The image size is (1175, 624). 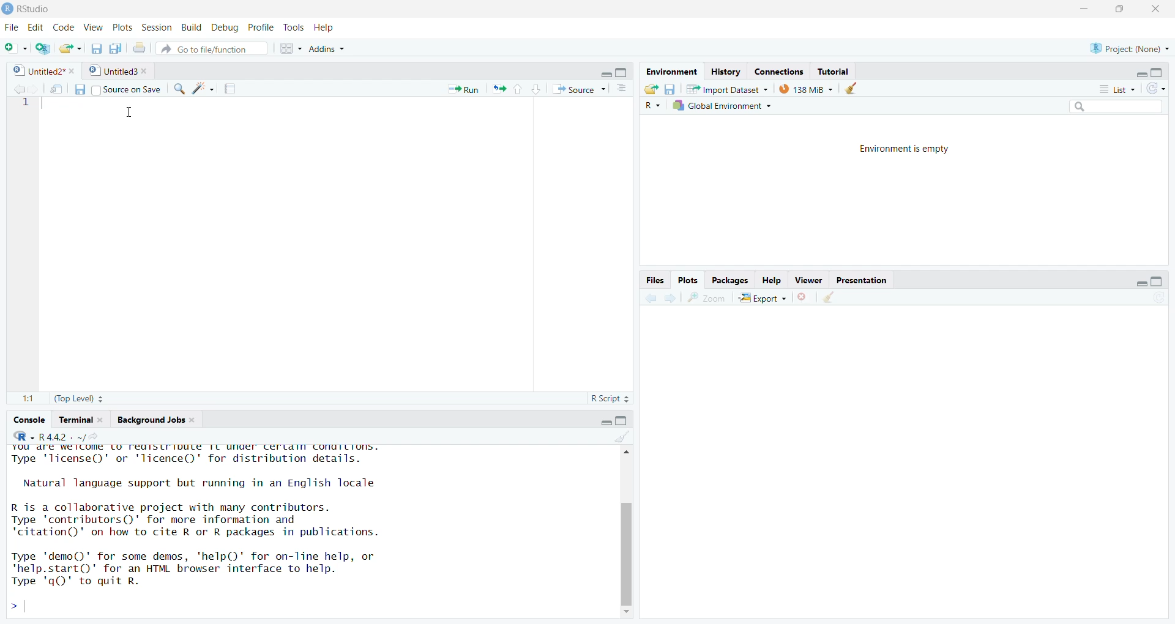 I want to click on (Top Level) 3, so click(x=72, y=400).